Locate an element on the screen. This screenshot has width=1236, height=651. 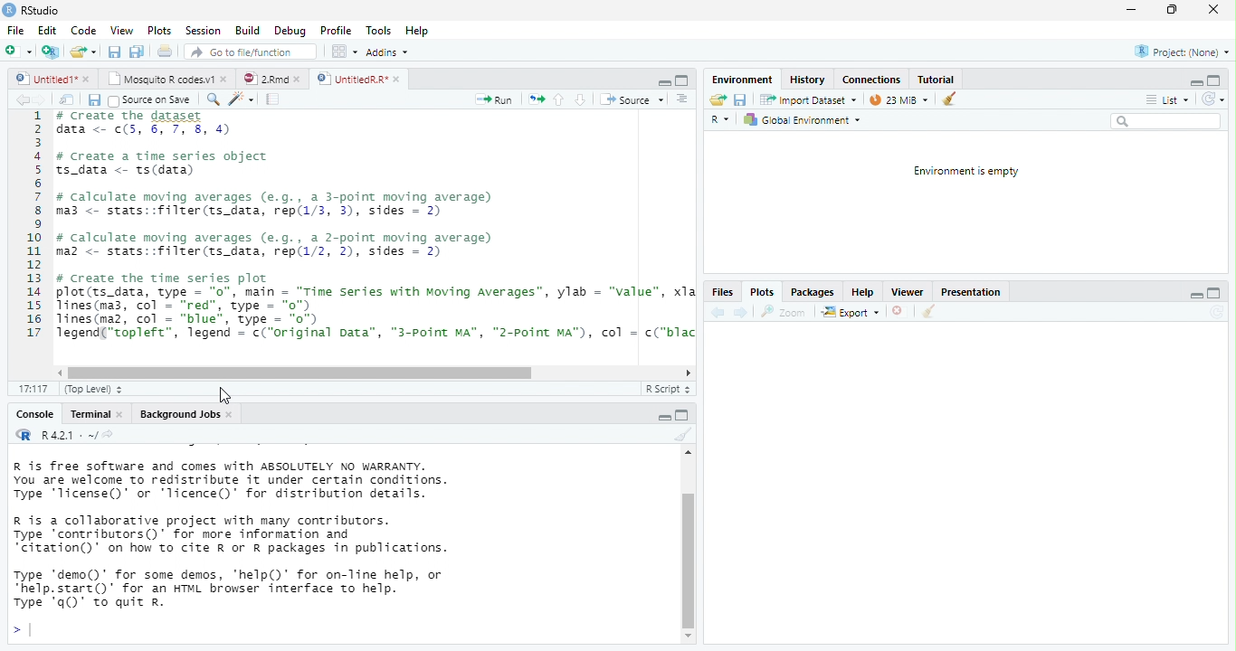
maximize is located at coordinates (1172, 10).